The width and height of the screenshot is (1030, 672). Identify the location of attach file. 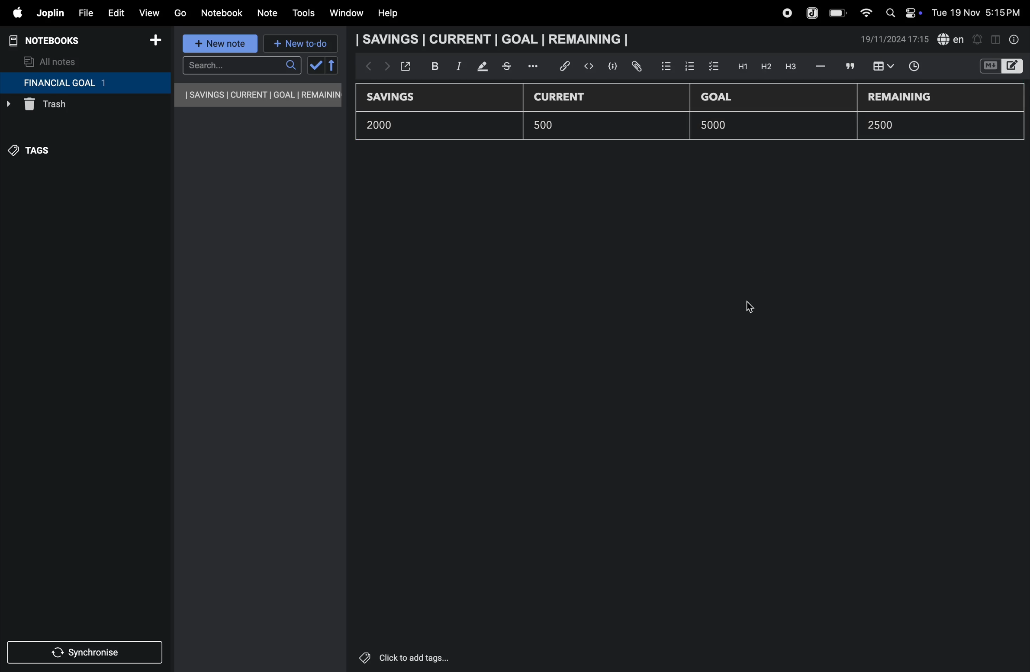
(636, 67).